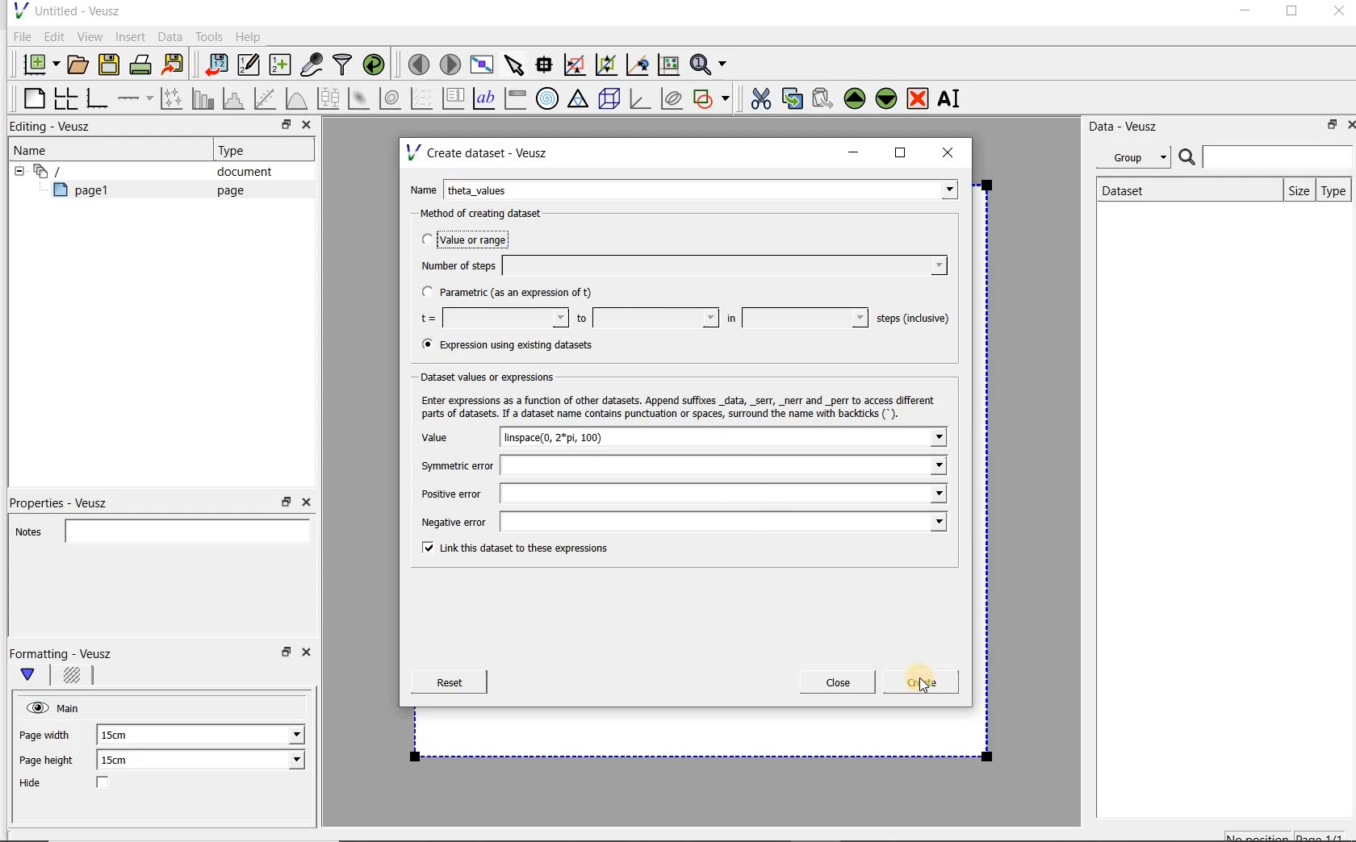 This screenshot has height=842, width=1356. What do you see at coordinates (919, 98) in the screenshot?
I see `remove the selected widget` at bounding box center [919, 98].